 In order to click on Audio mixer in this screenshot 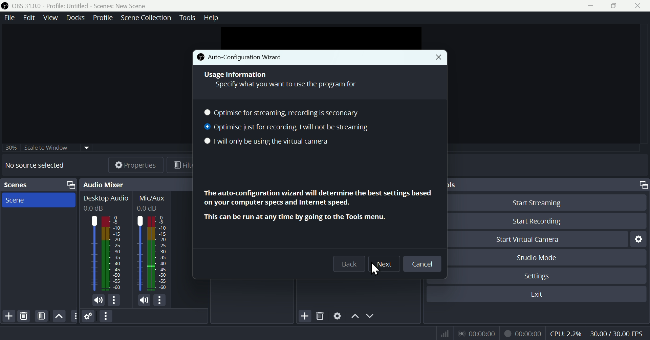, I will do `click(106, 244)`.